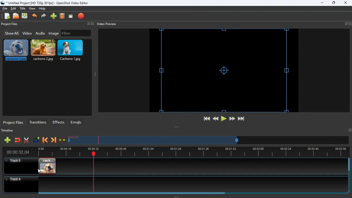 The height and width of the screenshot is (198, 352). I want to click on Cursor, so click(40, 171).